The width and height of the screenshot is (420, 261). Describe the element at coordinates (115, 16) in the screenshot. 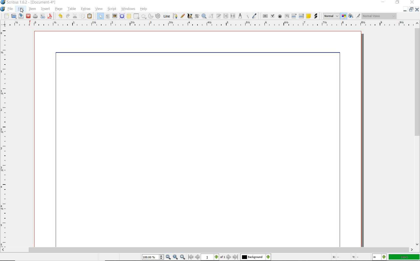

I see `image frame` at that location.